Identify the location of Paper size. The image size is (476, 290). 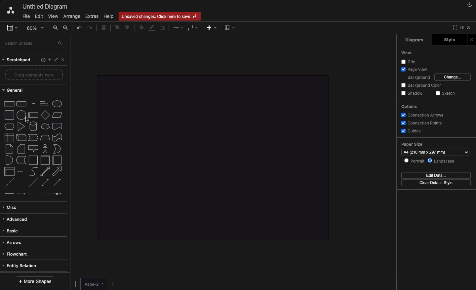
(435, 148).